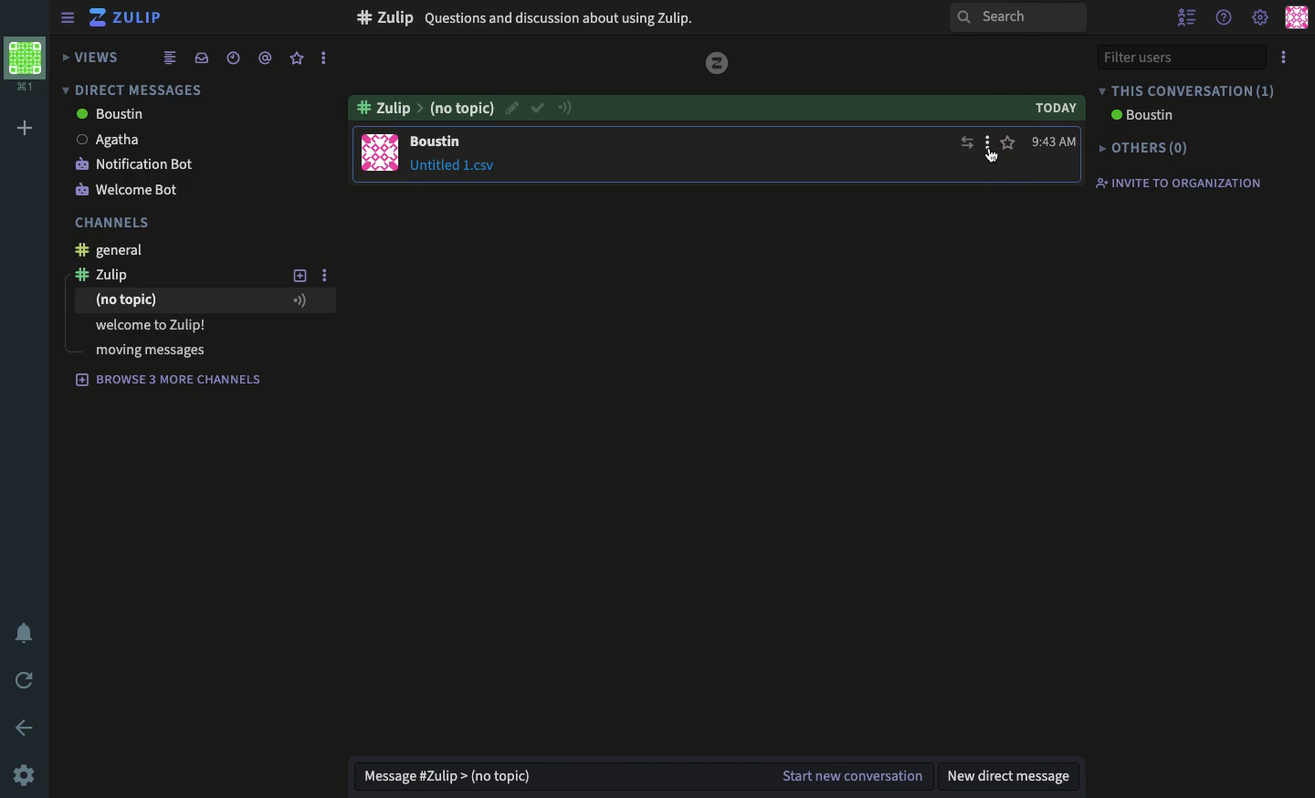  Describe the element at coordinates (138, 19) in the screenshot. I see `Zulip` at that location.